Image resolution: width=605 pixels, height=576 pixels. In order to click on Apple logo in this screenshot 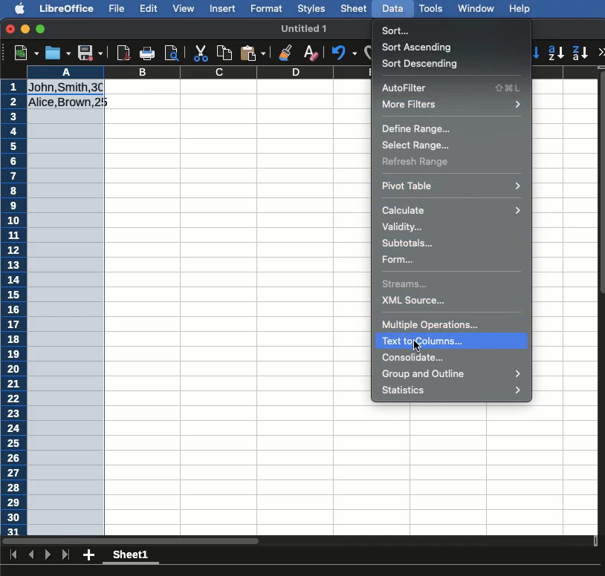, I will do `click(22, 8)`.